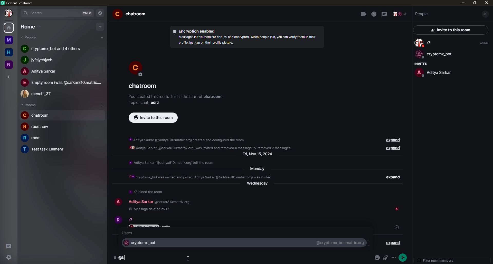 This screenshot has height=264, width=493. Describe the element at coordinates (200, 176) in the screenshot. I see `info` at that location.